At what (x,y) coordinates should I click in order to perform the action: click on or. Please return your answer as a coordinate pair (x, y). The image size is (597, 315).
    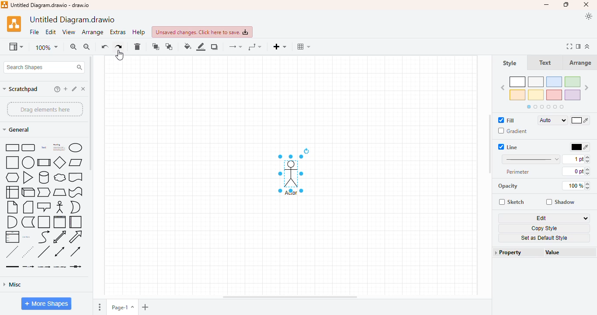
    Looking at the image, I should click on (75, 207).